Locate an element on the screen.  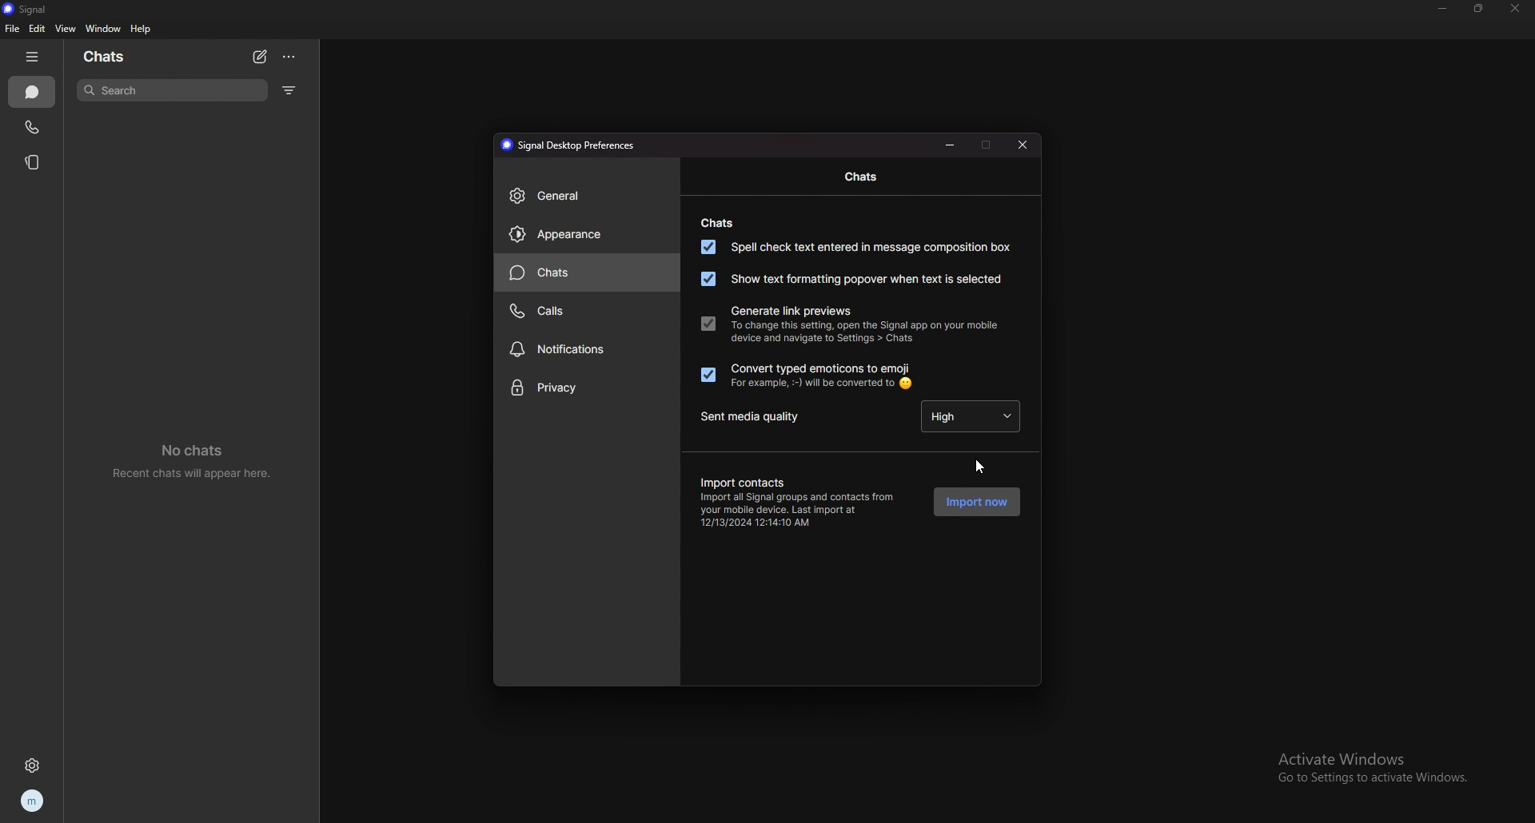
signal is located at coordinates (35, 9).